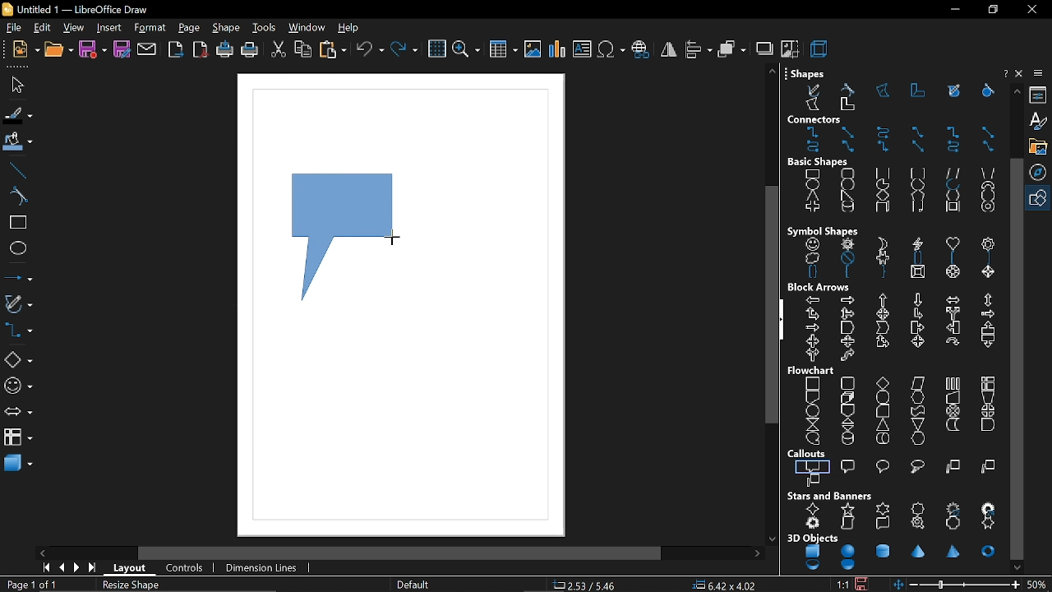 The image size is (1052, 592). I want to click on crop, so click(789, 49).